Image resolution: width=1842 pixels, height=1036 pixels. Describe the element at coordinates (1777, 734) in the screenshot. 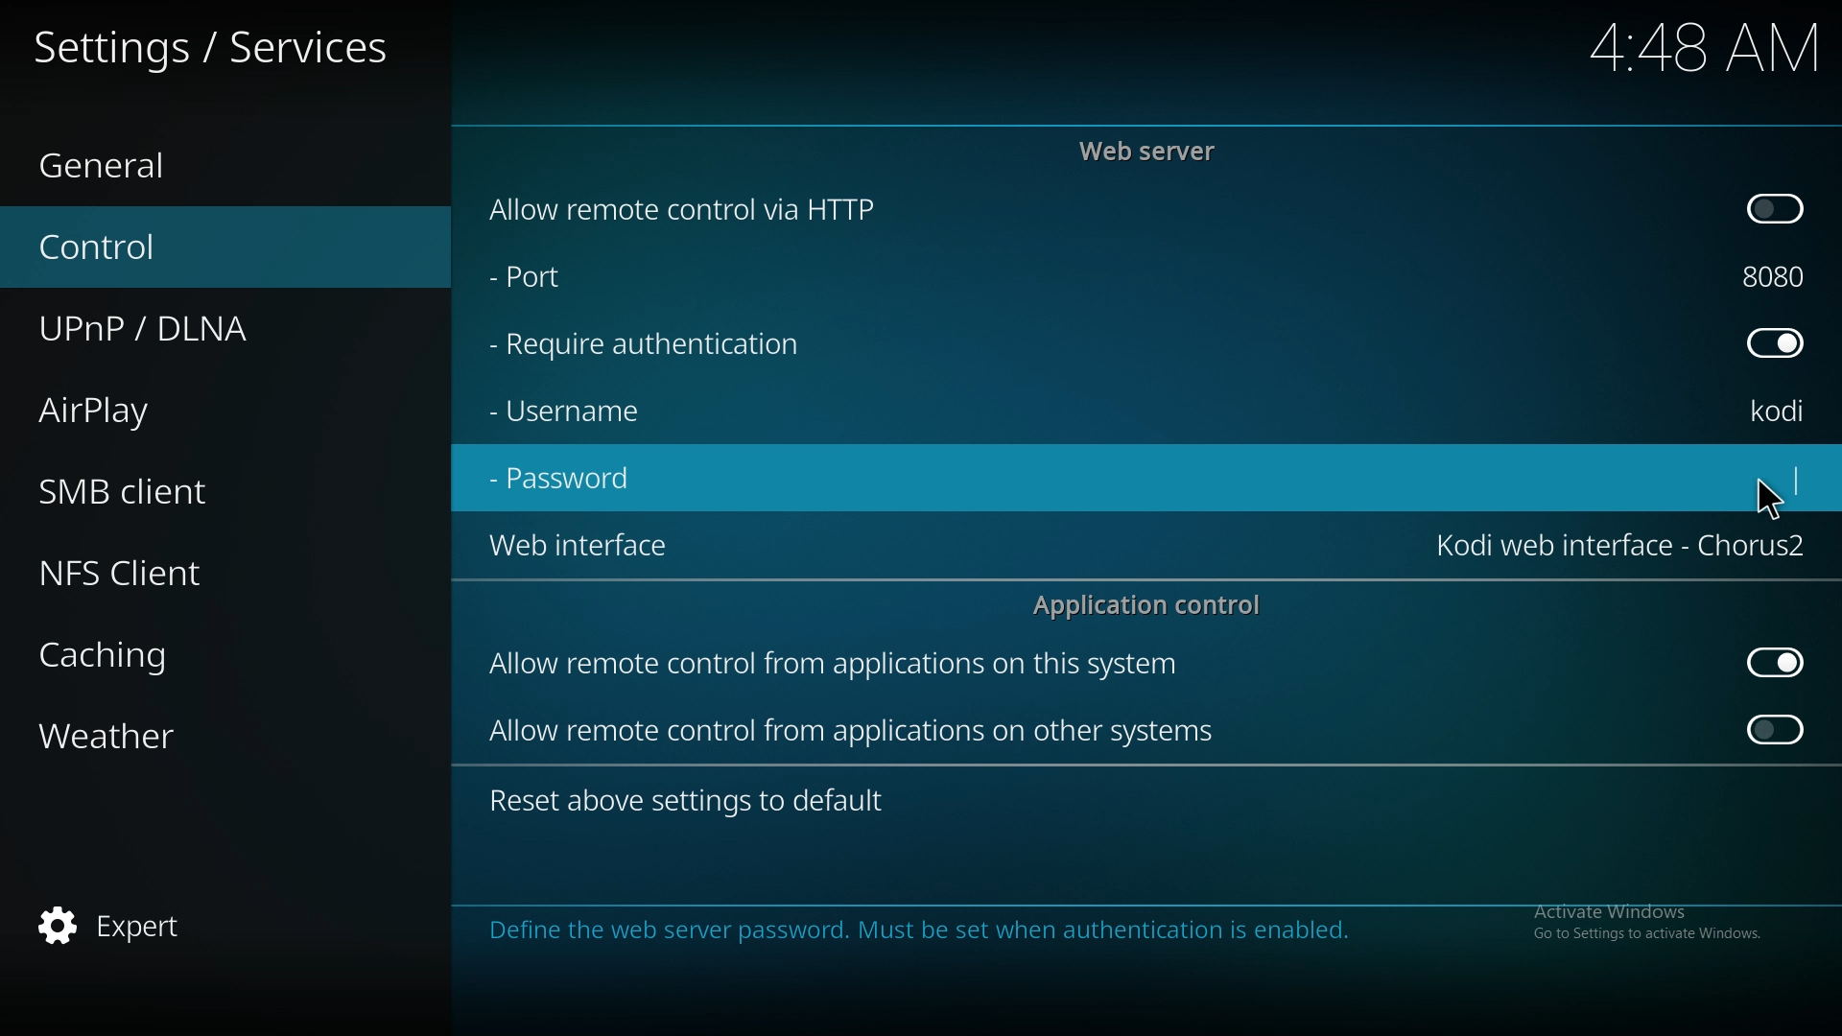

I see `on` at that location.